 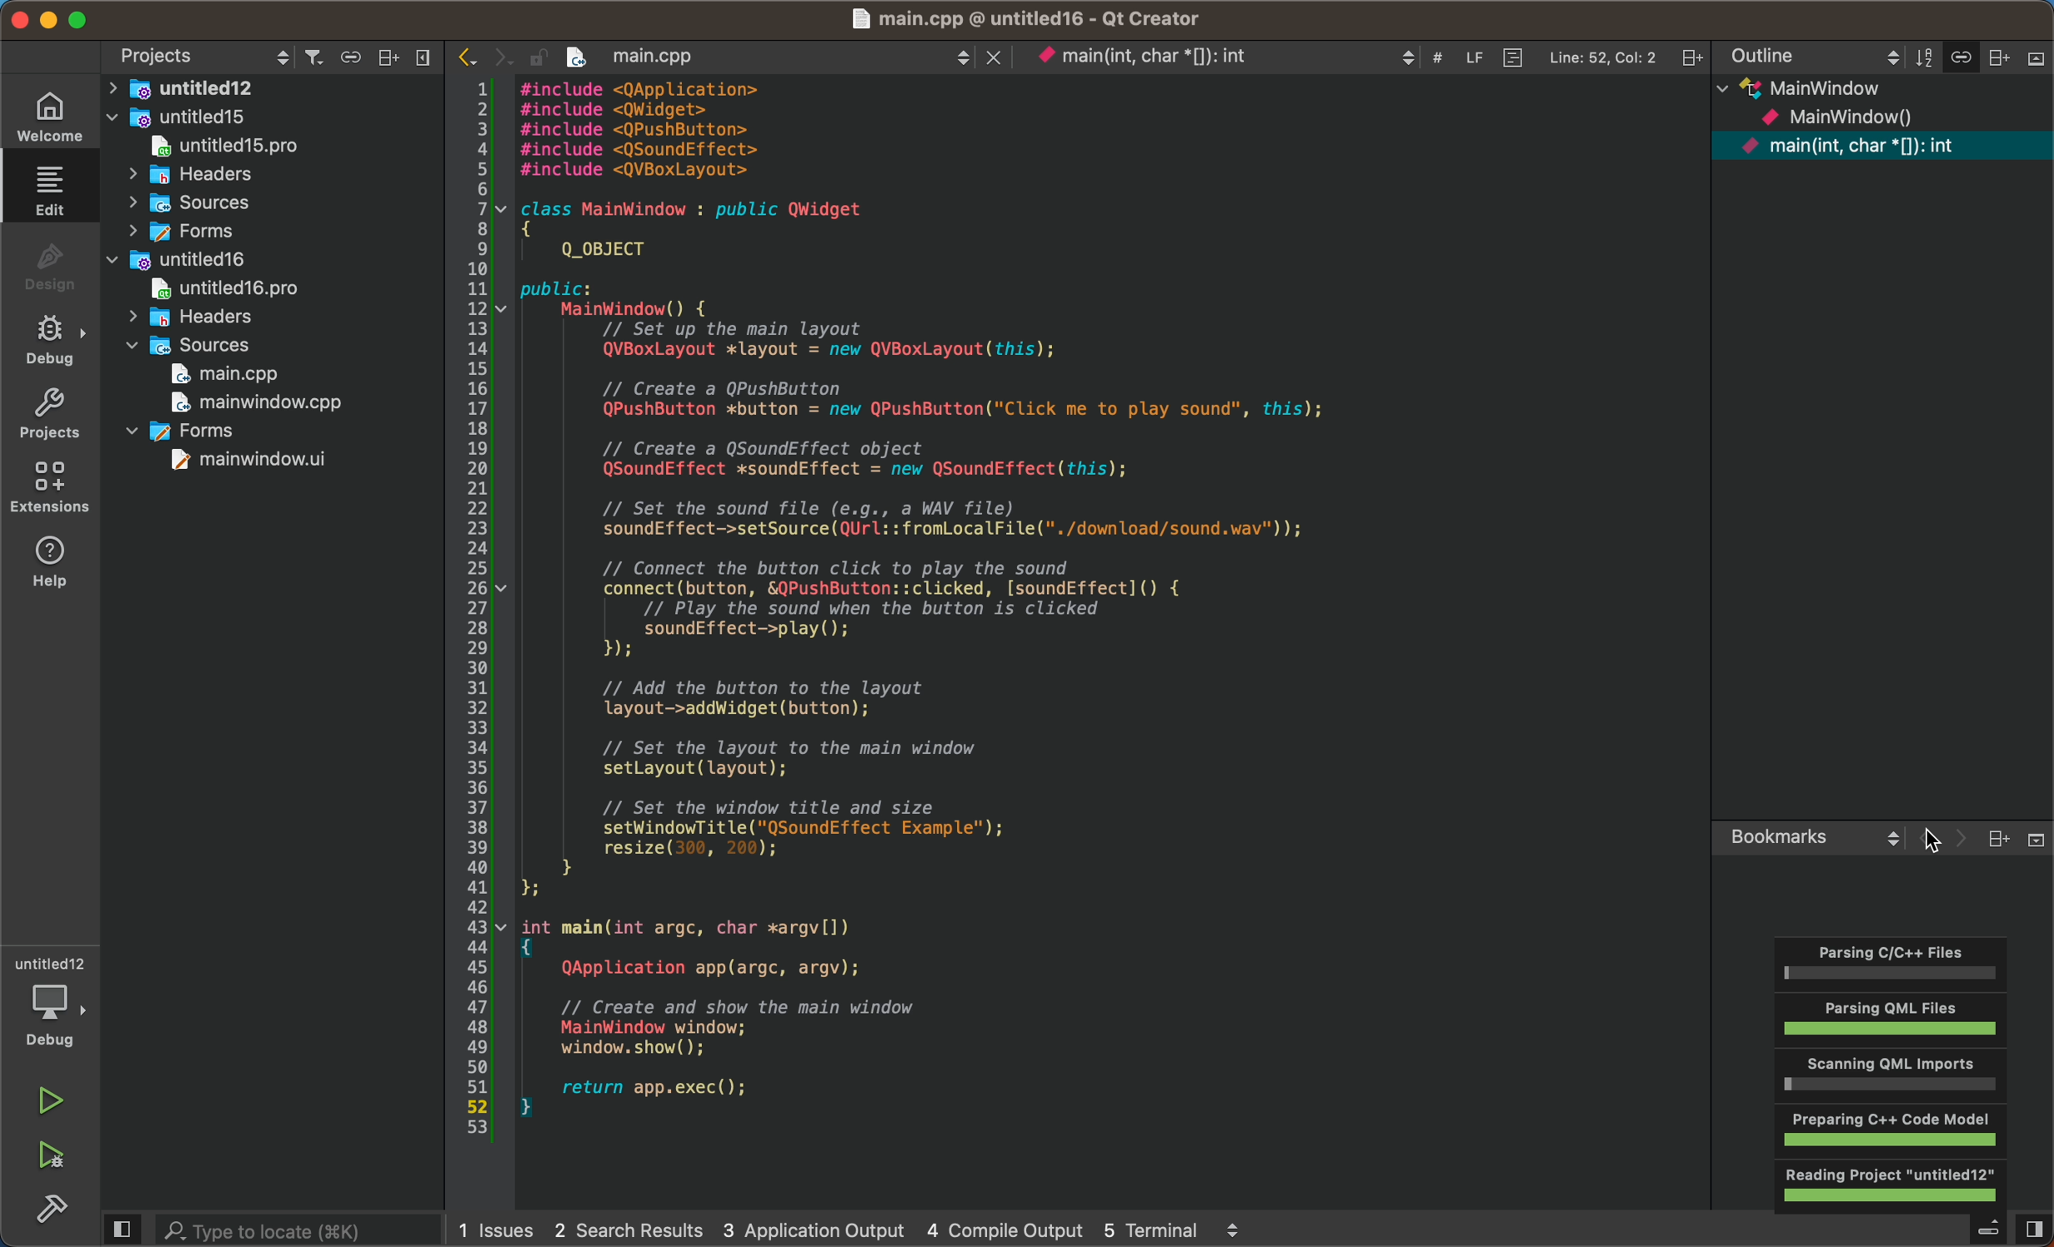 I want to click on Row nmbers, so click(x=481, y=611).